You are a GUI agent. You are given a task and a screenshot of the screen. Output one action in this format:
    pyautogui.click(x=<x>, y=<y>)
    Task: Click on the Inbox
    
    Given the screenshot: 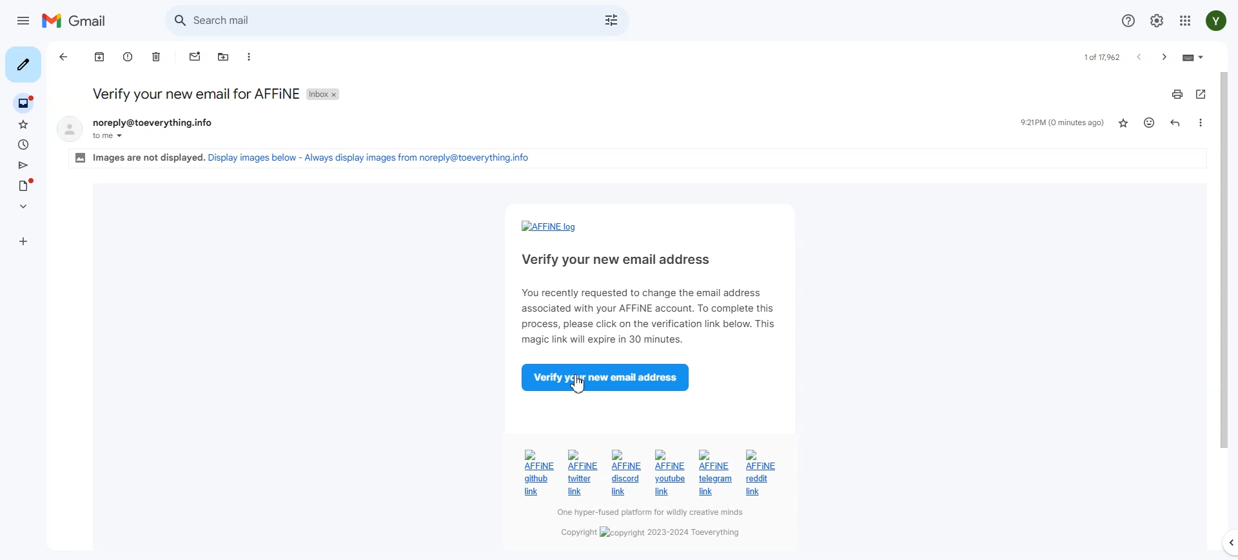 What is the action you would take?
    pyautogui.click(x=324, y=95)
    